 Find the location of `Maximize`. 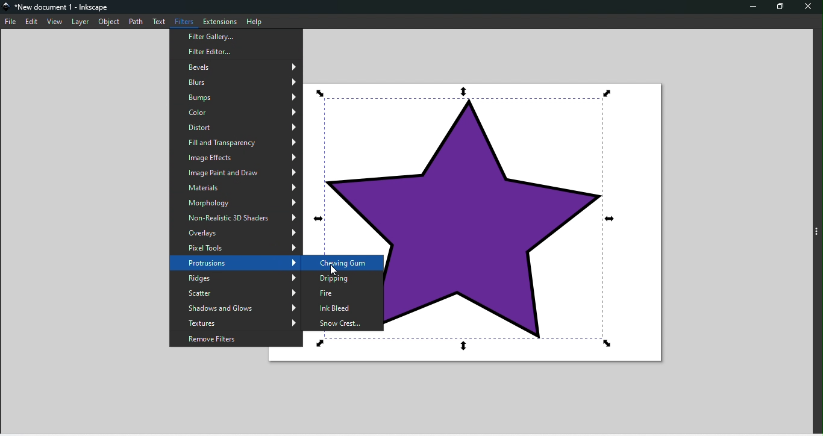

Maximize is located at coordinates (777, 7).